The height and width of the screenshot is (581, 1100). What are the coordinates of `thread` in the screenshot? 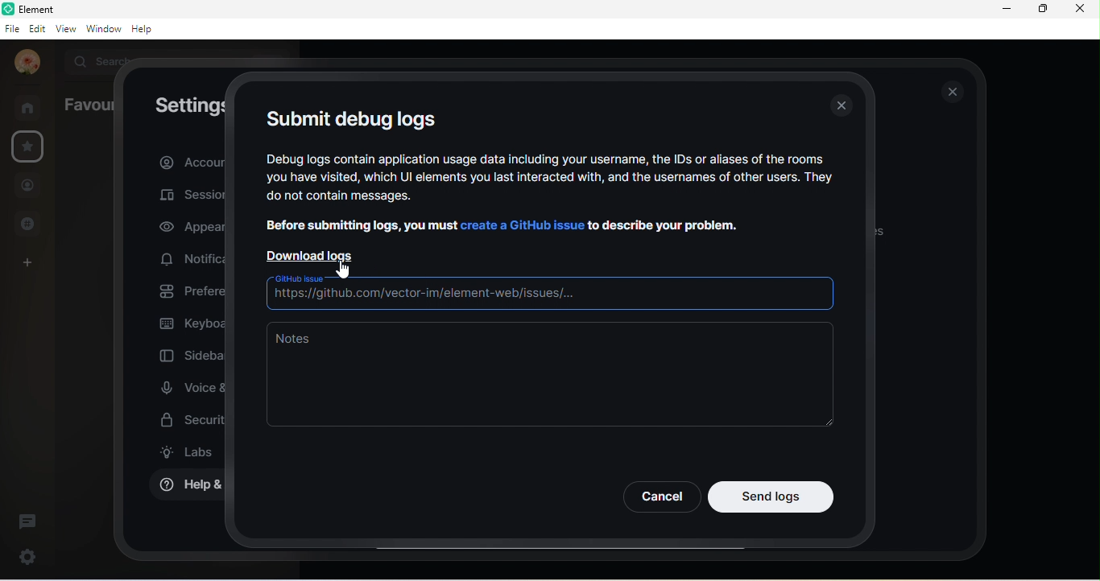 It's located at (27, 521).